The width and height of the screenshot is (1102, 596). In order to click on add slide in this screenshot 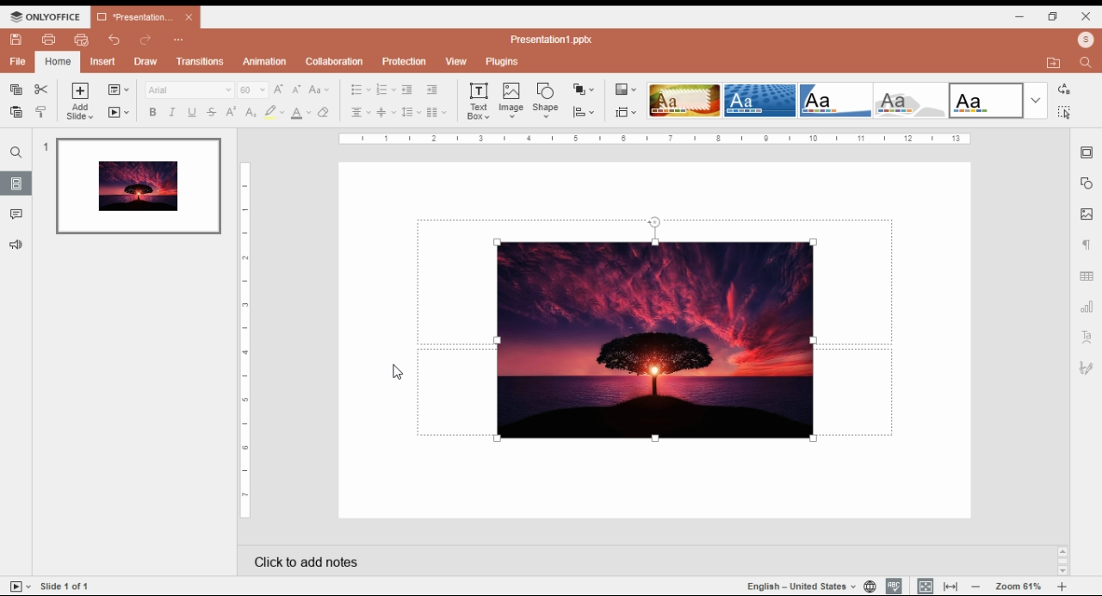, I will do `click(78, 101)`.